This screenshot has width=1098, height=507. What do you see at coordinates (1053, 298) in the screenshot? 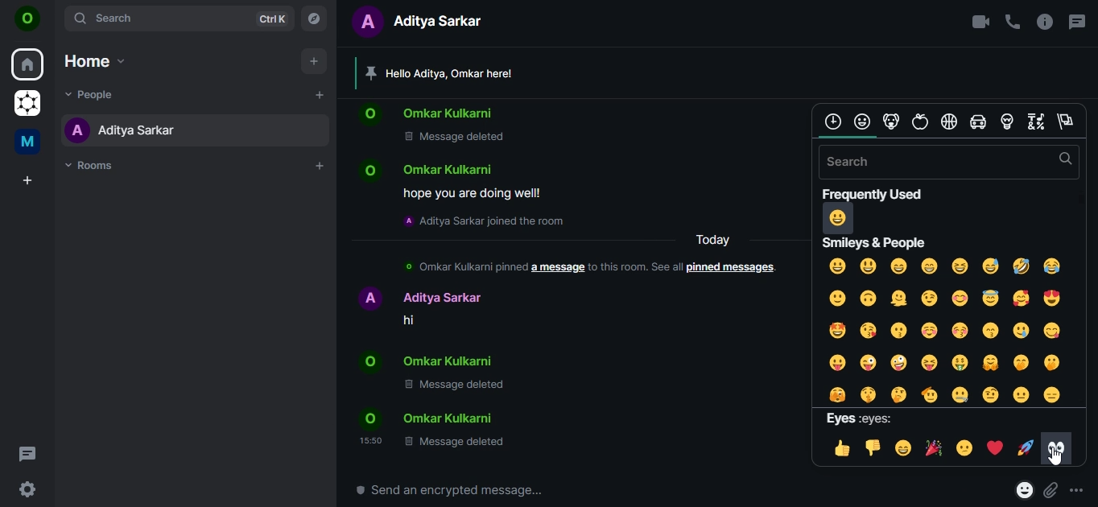
I see `smiling face with heart eyes` at bounding box center [1053, 298].